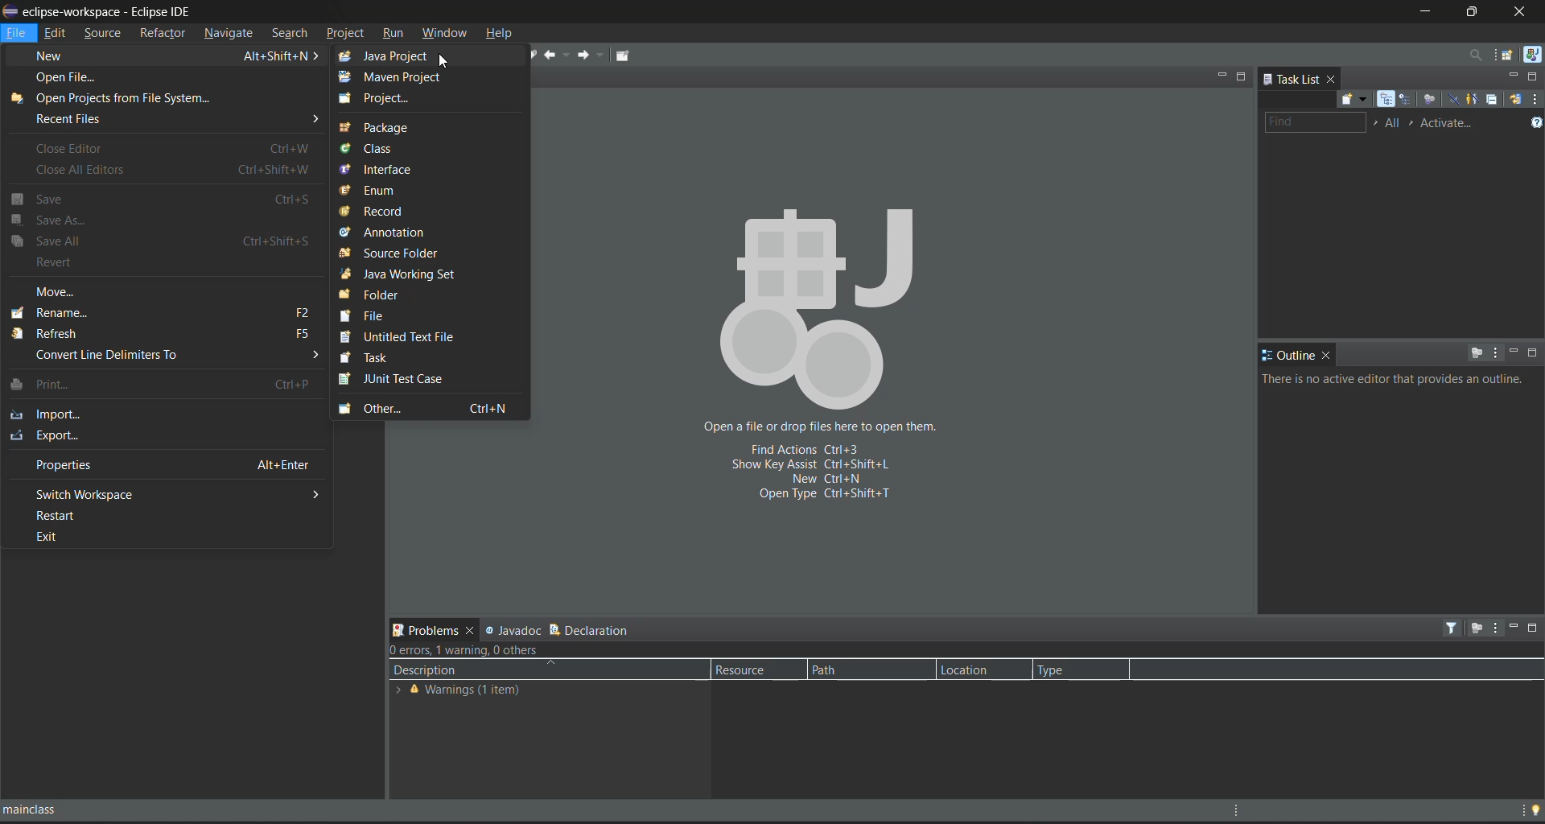  Describe the element at coordinates (163, 241) in the screenshot. I see `save all` at that location.